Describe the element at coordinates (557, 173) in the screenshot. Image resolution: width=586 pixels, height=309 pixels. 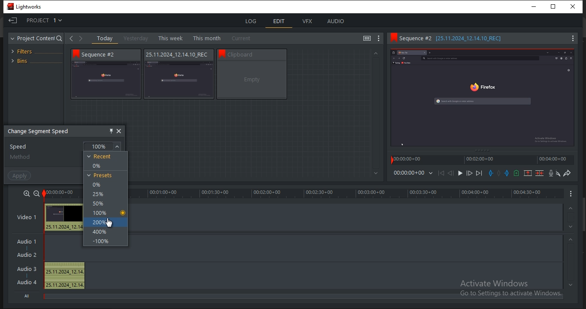
I see `undo` at that location.